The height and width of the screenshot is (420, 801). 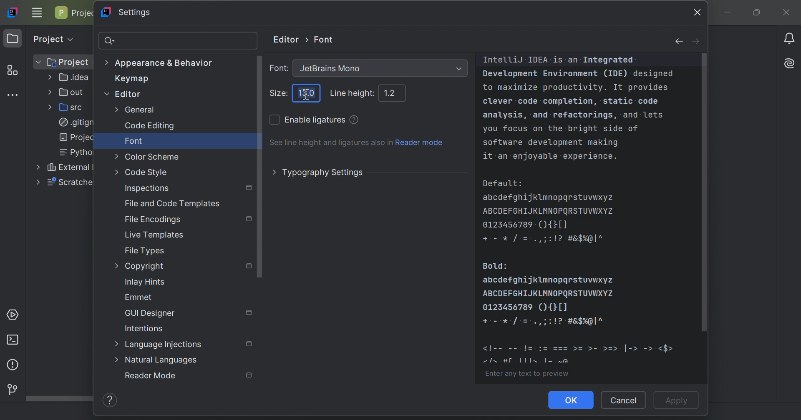 What do you see at coordinates (571, 400) in the screenshot?
I see `OK` at bounding box center [571, 400].